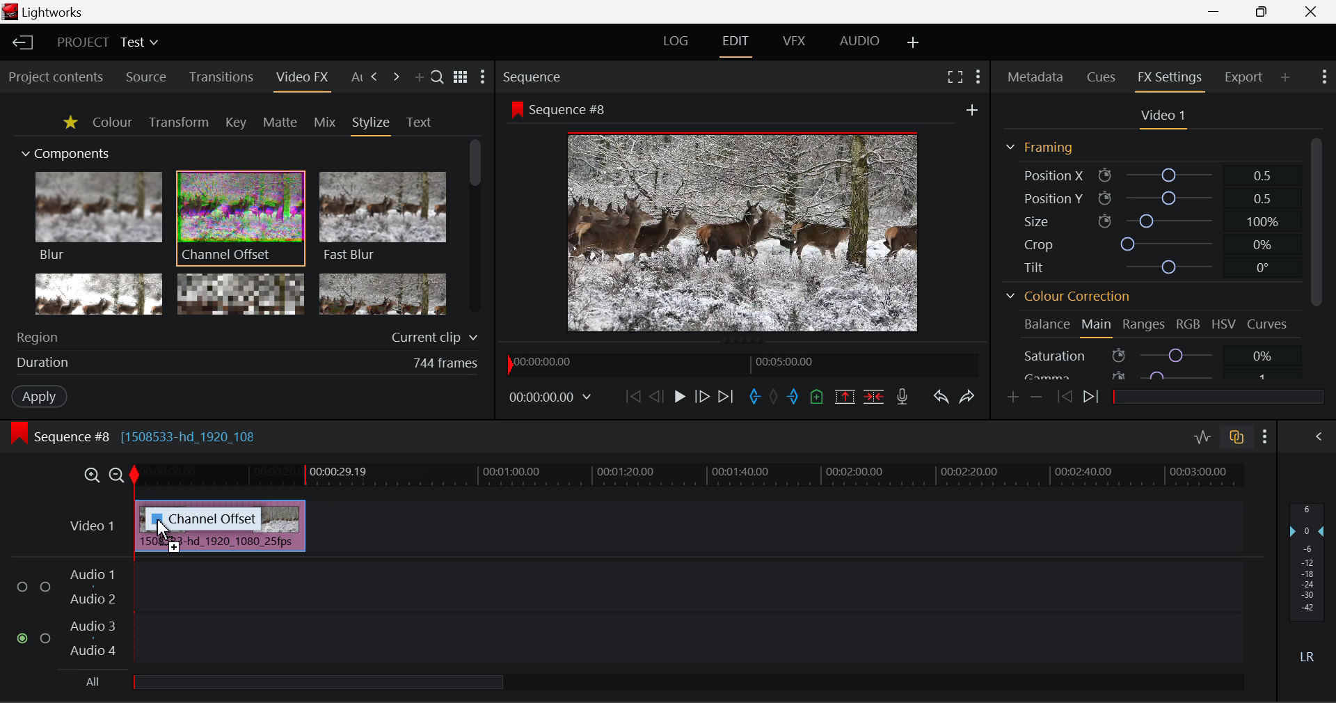 Image resolution: width=1336 pixels, height=703 pixels. Describe the element at coordinates (1101, 77) in the screenshot. I see `Cues` at that location.